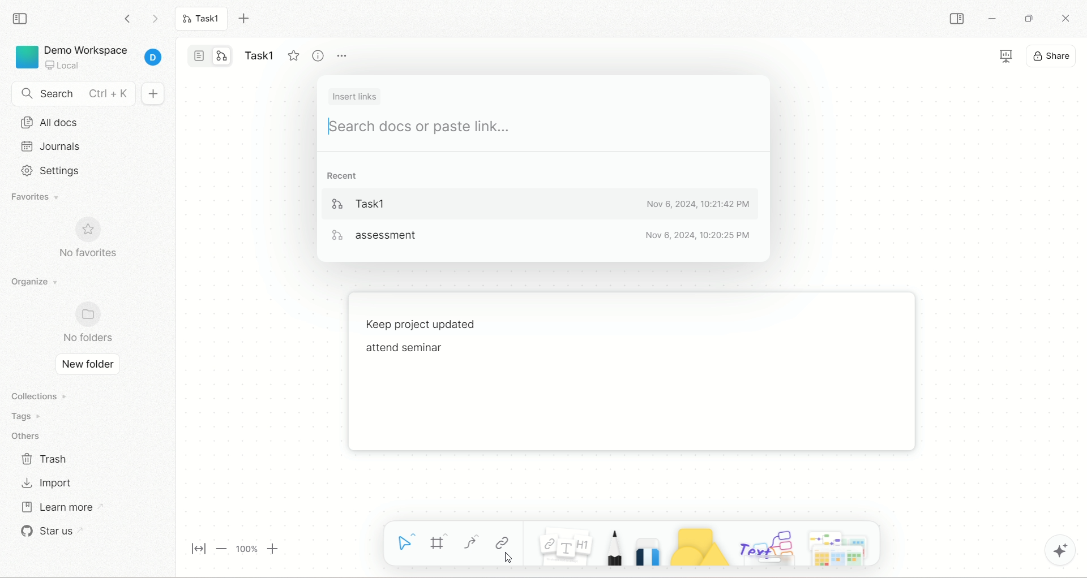 Image resolution: width=1087 pixels, height=578 pixels. I want to click on organize, so click(39, 281).